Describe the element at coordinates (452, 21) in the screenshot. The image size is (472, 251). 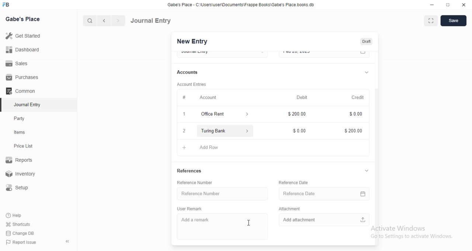
I see `save` at that location.